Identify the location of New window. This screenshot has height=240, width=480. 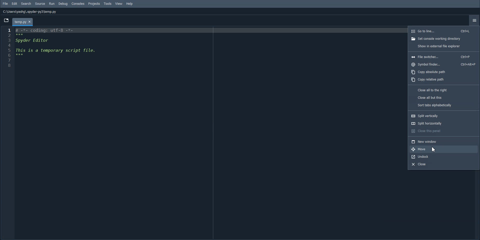
(443, 141).